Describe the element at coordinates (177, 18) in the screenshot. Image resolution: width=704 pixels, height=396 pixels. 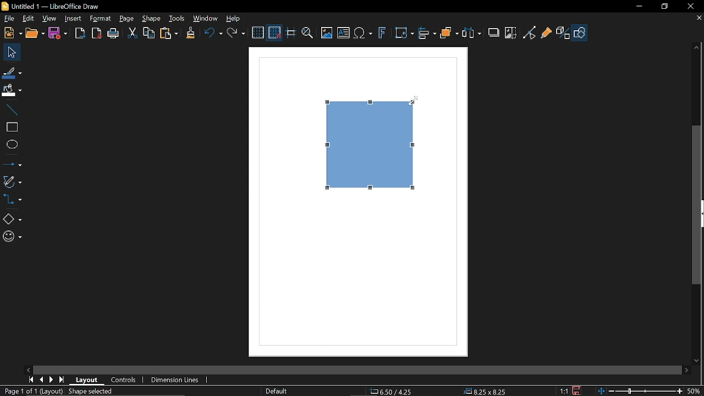
I see `Tools` at that location.